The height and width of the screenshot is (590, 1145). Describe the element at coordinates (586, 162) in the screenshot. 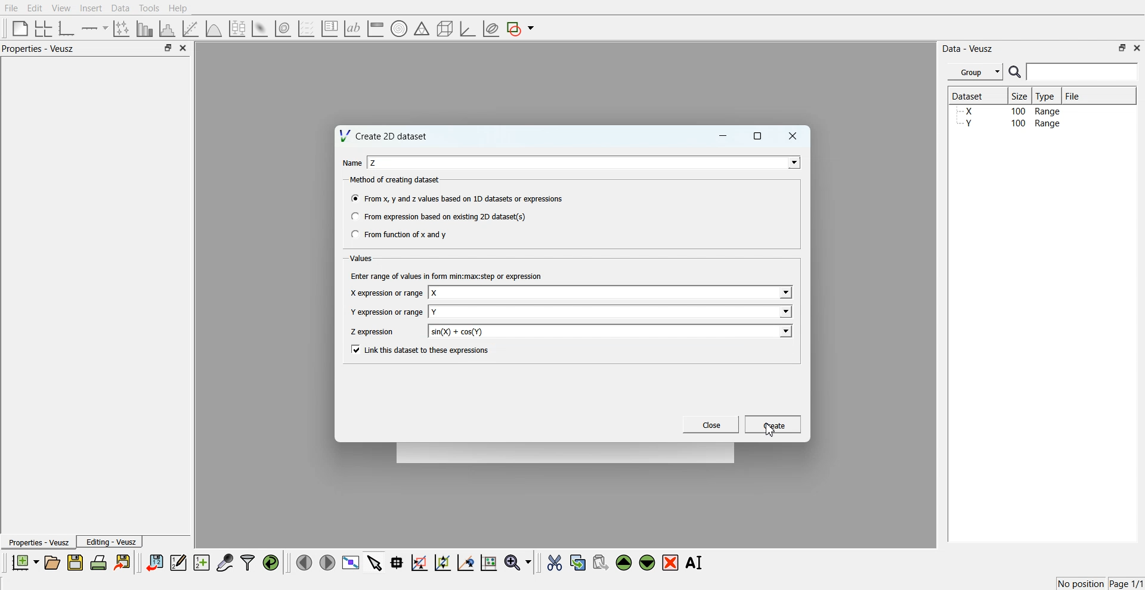

I see `Enter name` at that location.